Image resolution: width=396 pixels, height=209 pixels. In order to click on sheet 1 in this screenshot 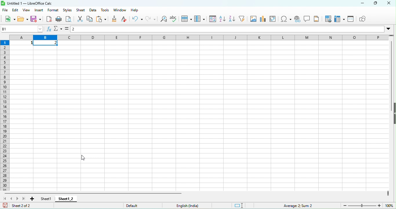, I will do `click(44, 199)`.